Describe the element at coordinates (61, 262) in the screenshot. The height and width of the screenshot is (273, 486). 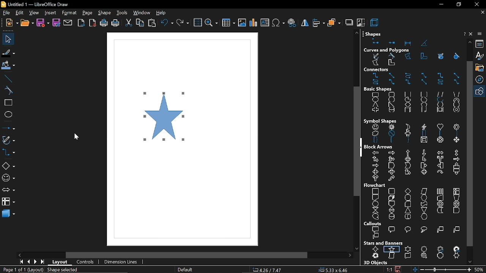
I see `layout` at that location.